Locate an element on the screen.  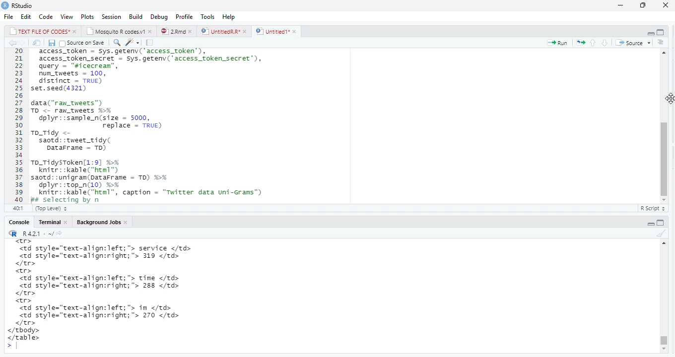
Source on save is located at coordinates (85, 43).